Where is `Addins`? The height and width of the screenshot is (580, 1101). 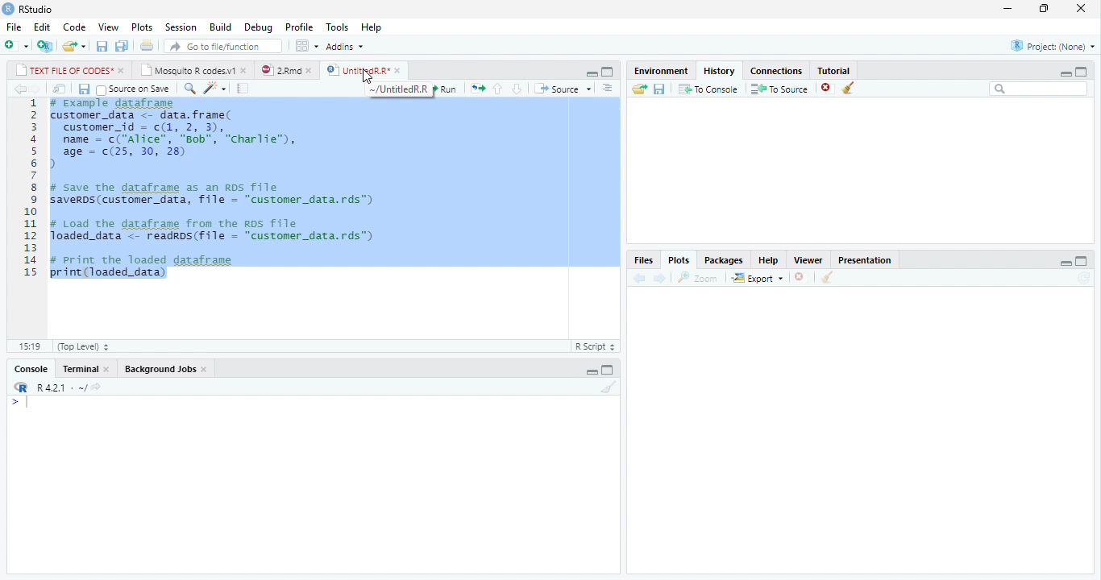 Addins is located at coordinates (345, 47).